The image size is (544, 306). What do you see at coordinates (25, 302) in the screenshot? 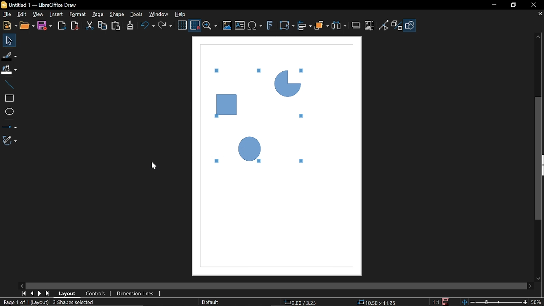
I see `Current page` at bounding box center [25, 302].